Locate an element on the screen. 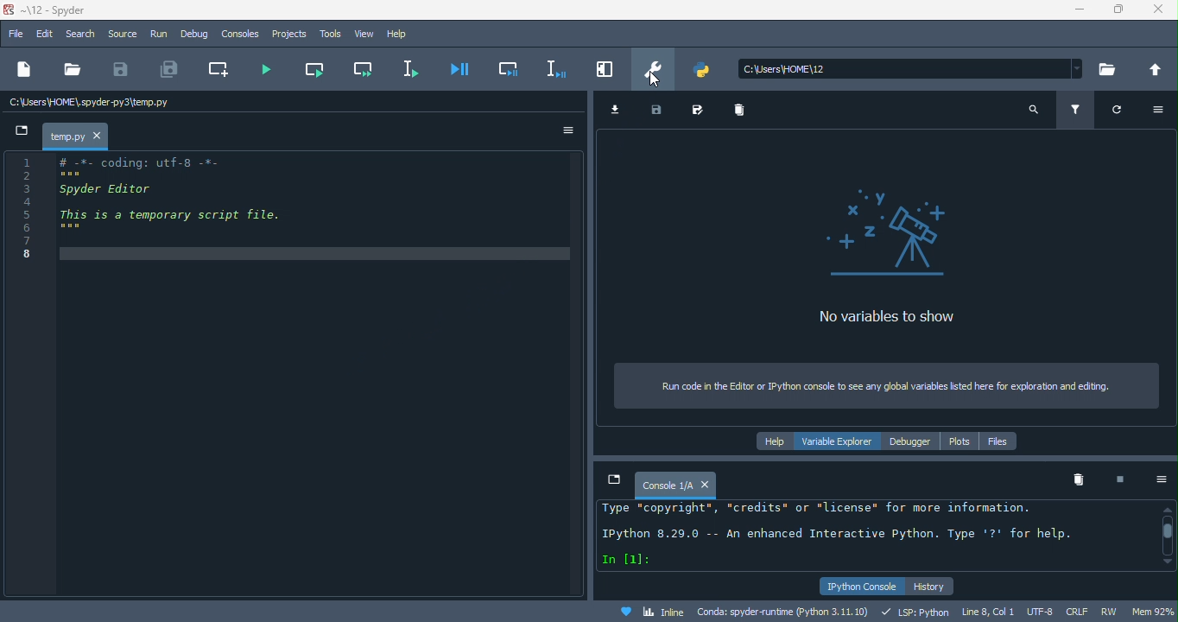 Image resolution: width=1178 pixels, height=622 pixels. no variables to show is located at coordinates (898, 257).